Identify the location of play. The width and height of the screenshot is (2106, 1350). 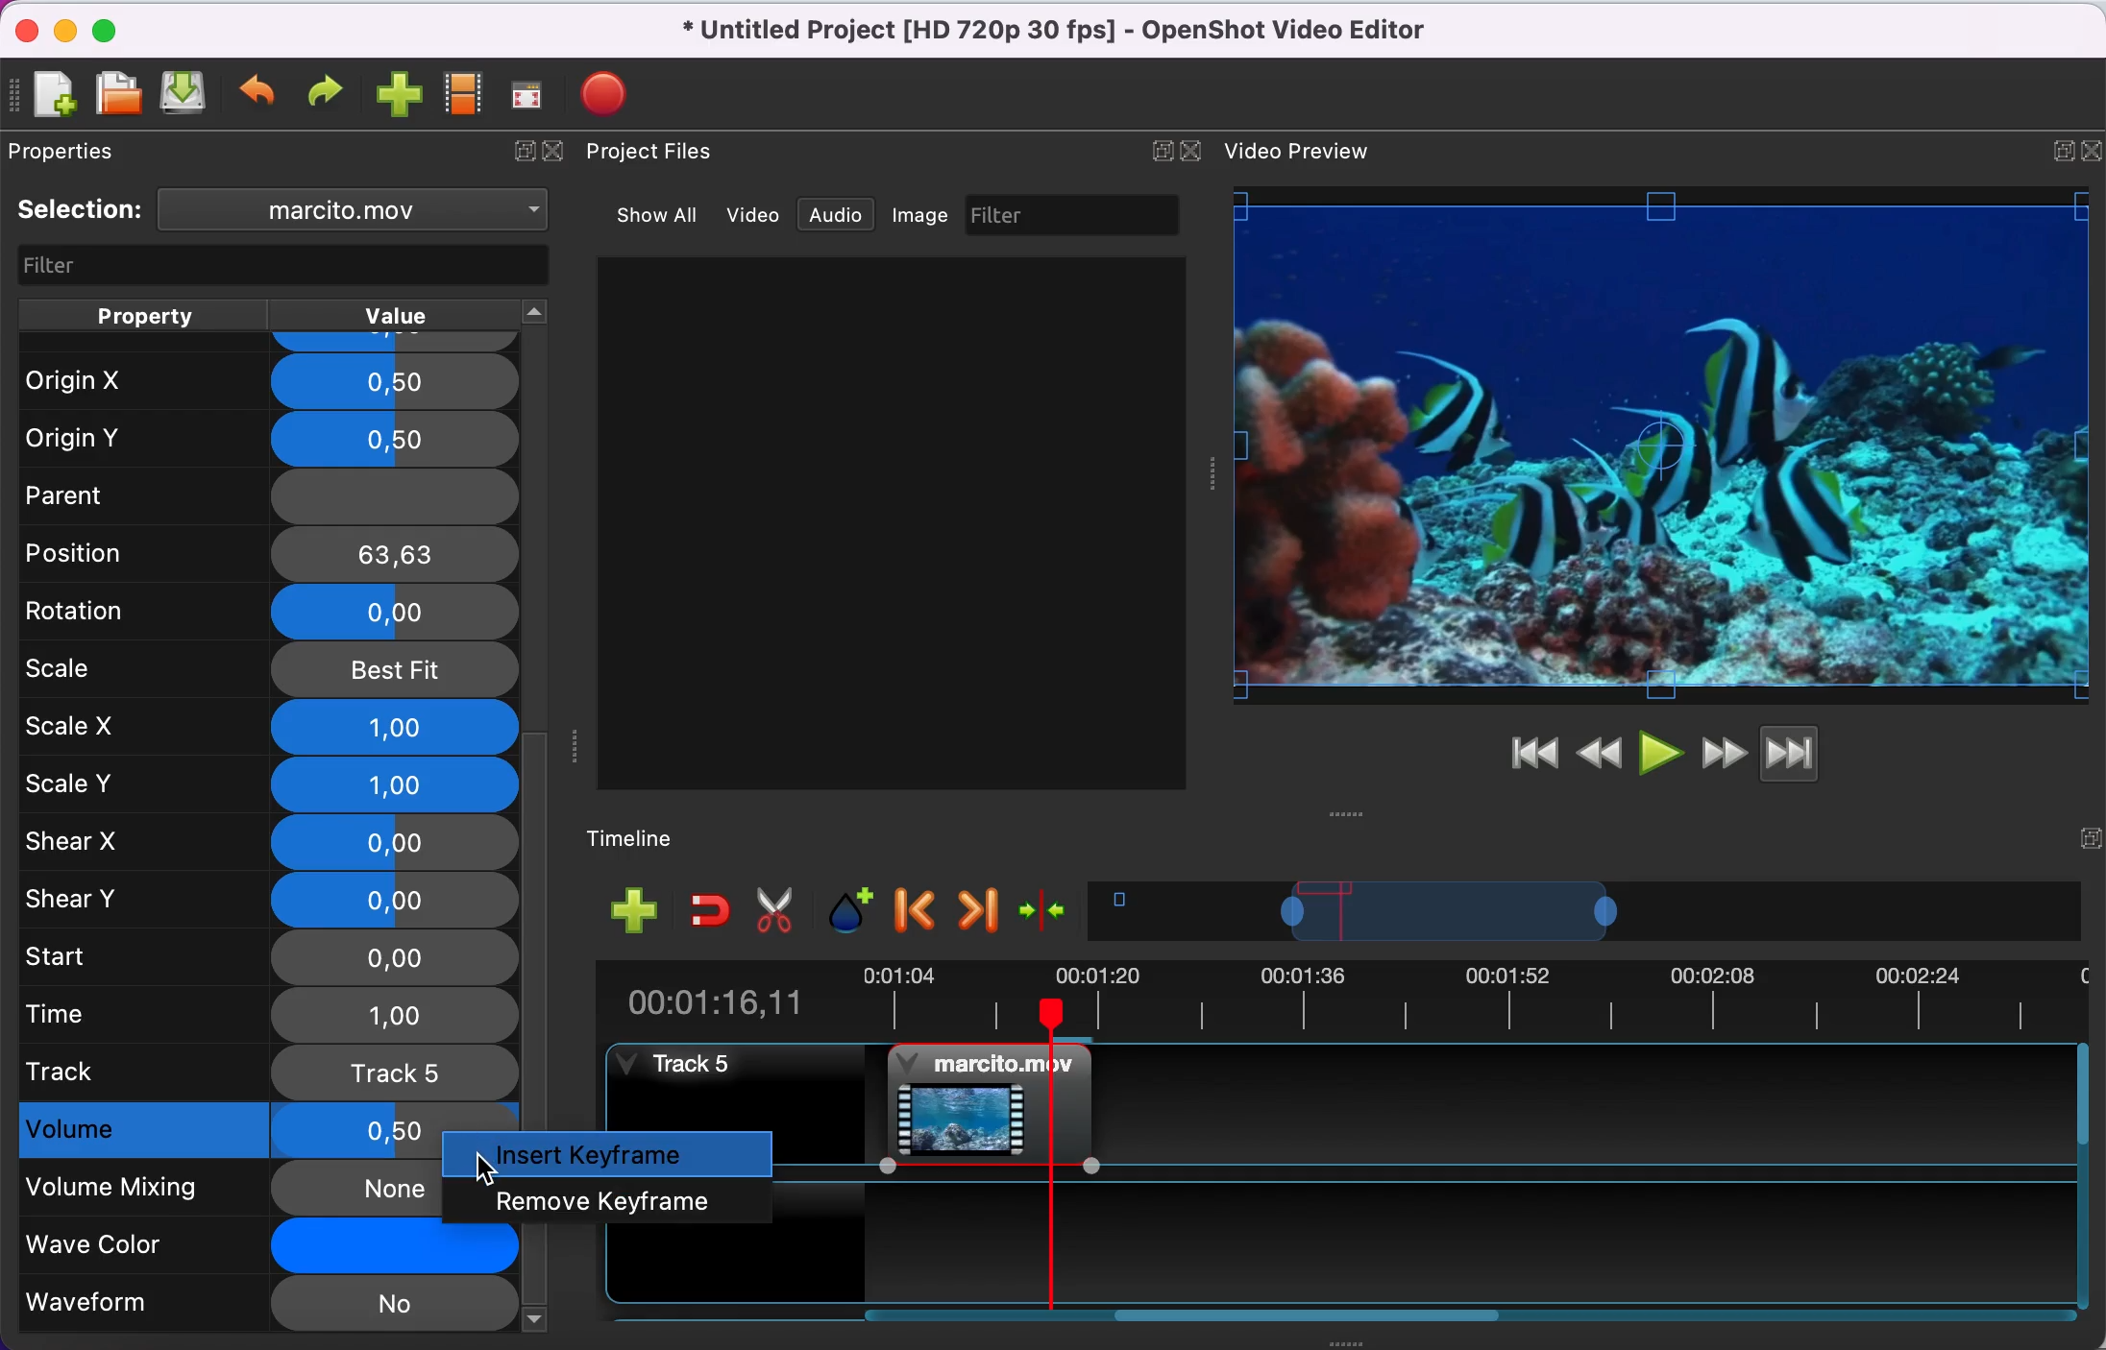
(1660, 751).